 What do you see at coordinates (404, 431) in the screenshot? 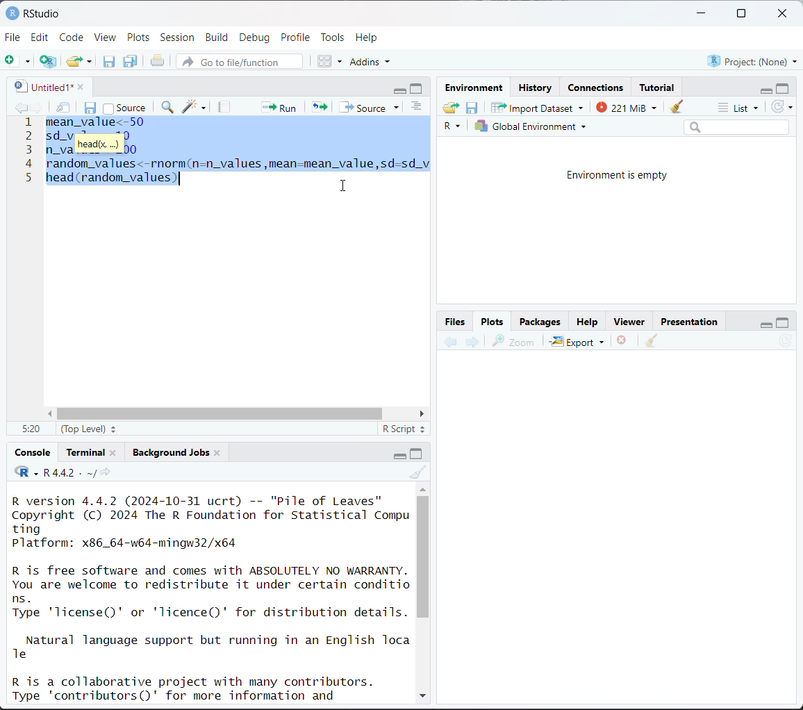
I see `R script` at bounding box center [404, 431].